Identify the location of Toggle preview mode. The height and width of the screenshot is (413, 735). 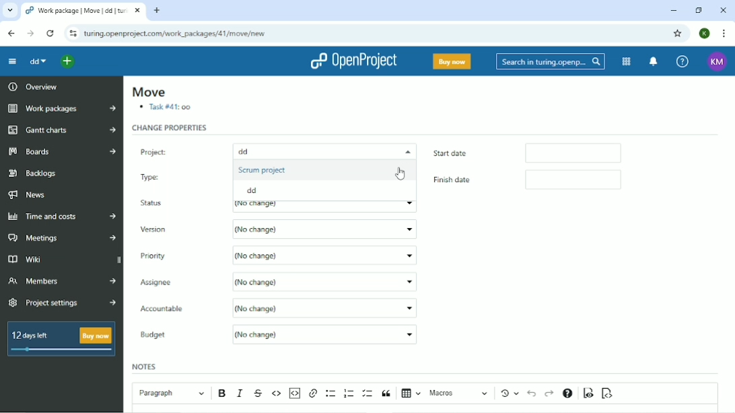
(589, 393).